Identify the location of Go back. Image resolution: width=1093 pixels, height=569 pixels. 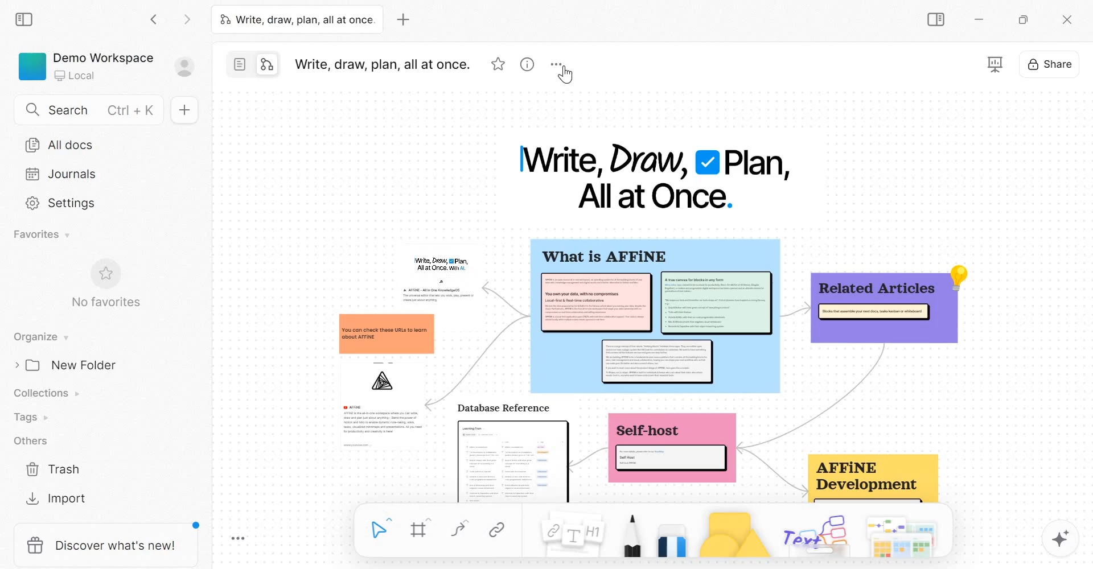
(157, 22).